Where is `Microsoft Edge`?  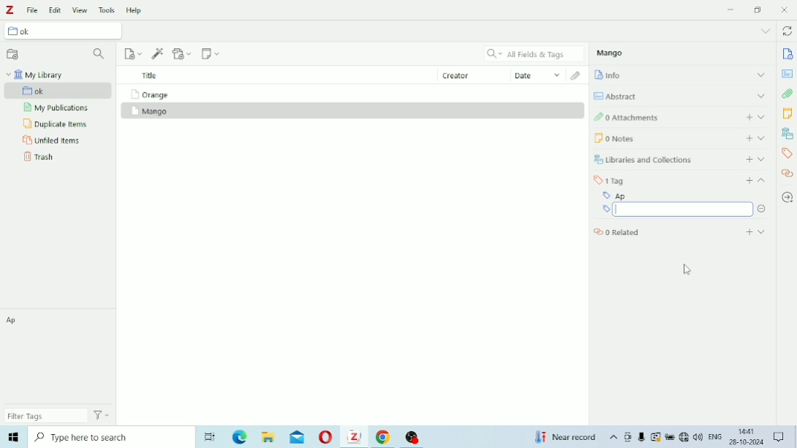 Microsoft Edge is located at coordinates (239, 438).